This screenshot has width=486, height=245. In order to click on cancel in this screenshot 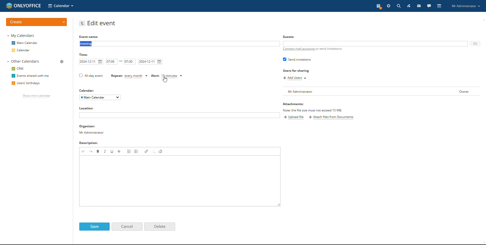, I will do `click(127, 227)`.